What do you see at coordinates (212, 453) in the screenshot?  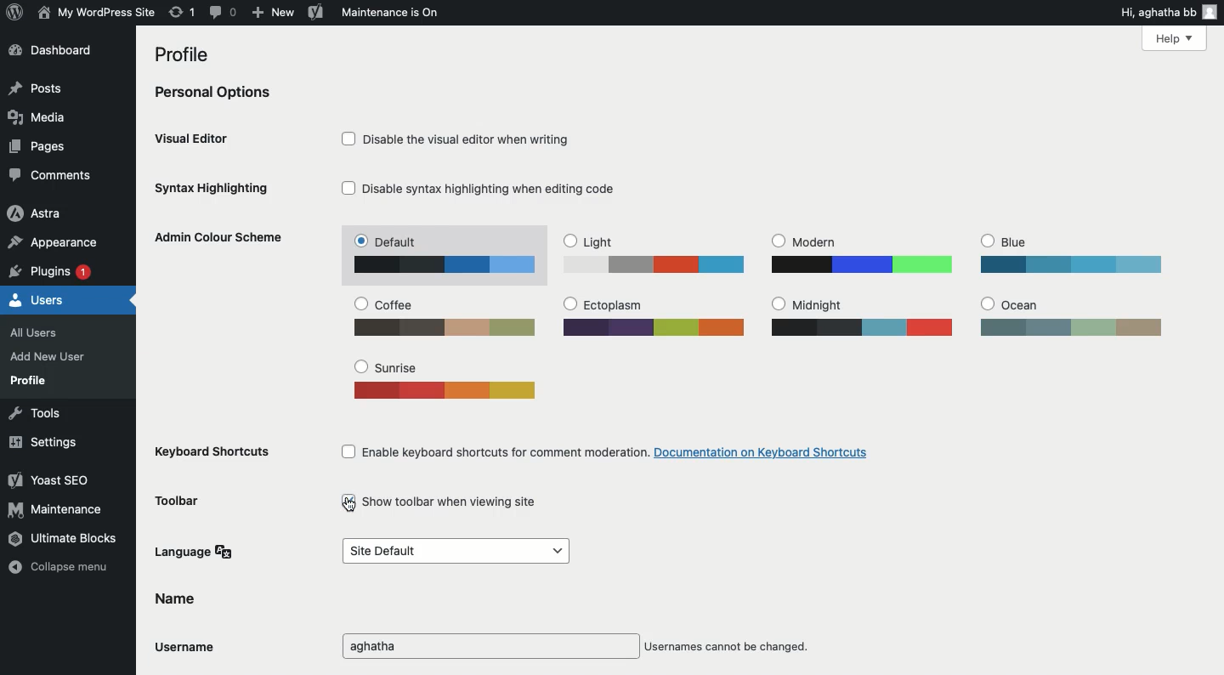 I see `Keyboard shortcuts` at bounding box center [212, 453].